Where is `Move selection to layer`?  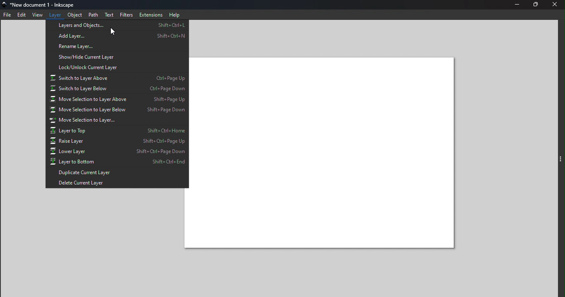 Move selection to layer is located at coordinates (117, 121).